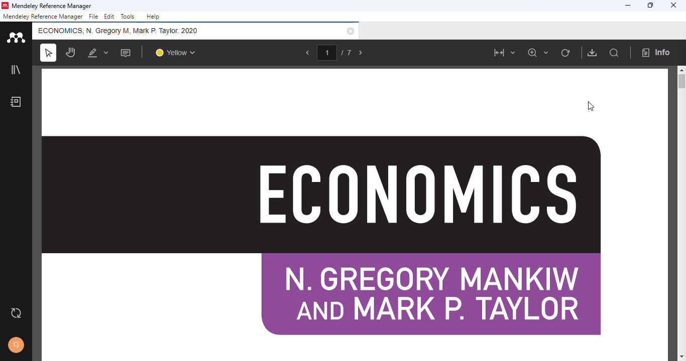  Describe the element at coordinates (355, 215) in the screenshot. I see `PDF ` at that location.